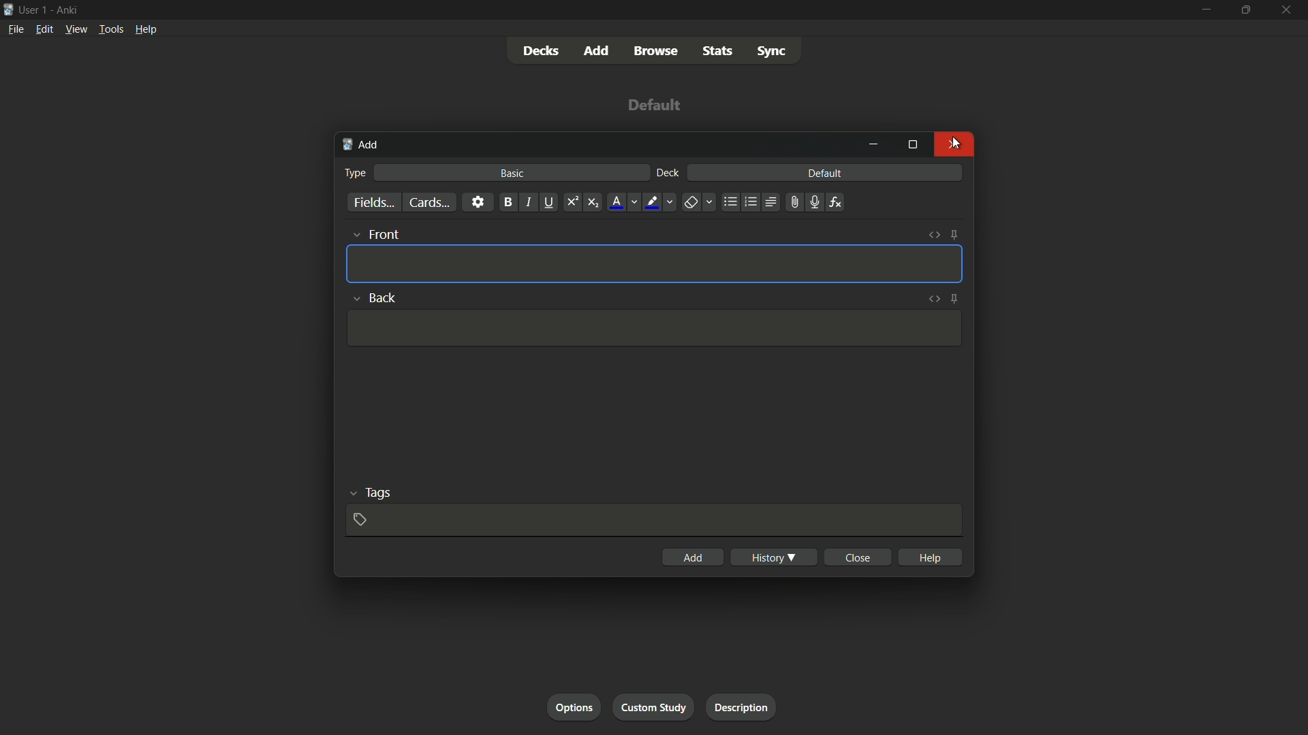 The image size is (1308, 735). What do you see at coordinates (738, 705) in the screenshot?
I see `description` at bounding box center [738, 705].